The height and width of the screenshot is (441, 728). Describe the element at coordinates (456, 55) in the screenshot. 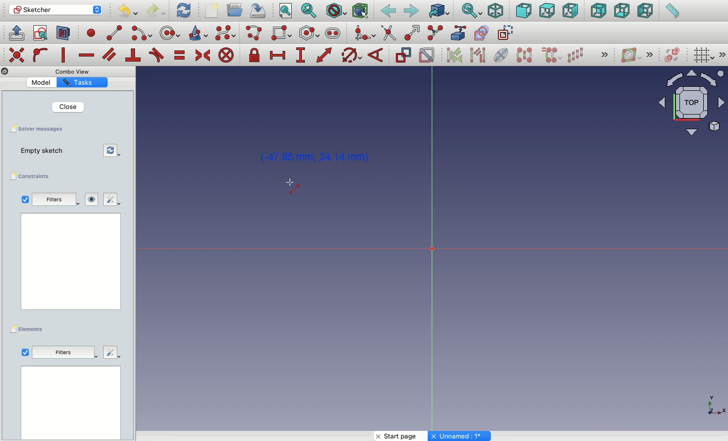

I see `Associated constraints` at that location.